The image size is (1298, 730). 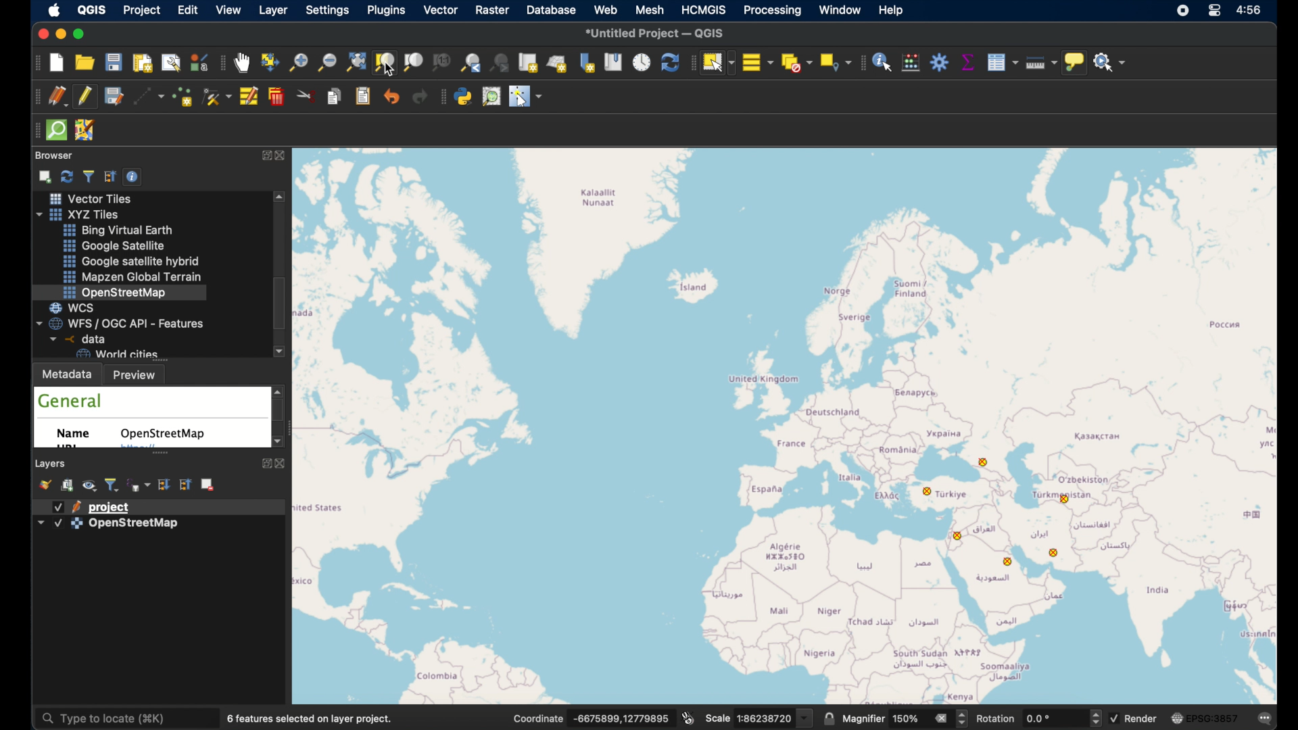 What do you see at coordinates (47, 485) in the screenshot?
I see `open layer styling panel` at bounding box center [47, 485].